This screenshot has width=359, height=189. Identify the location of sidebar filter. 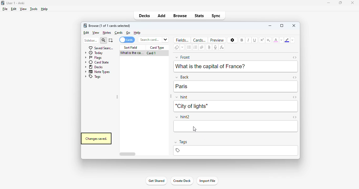
(91, 40).